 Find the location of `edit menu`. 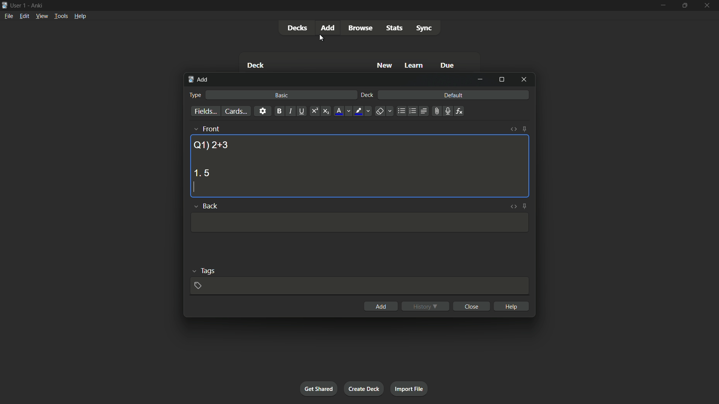

edit menu is located at coordinates (25, 16).